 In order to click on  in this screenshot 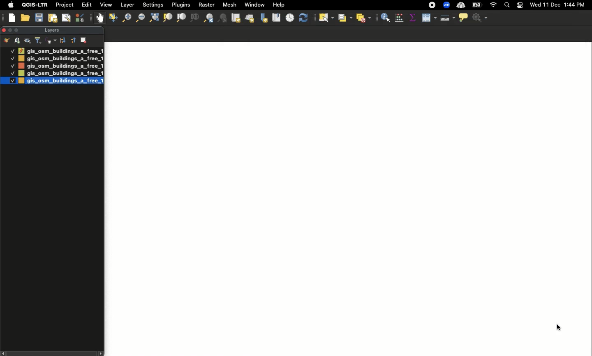, I will do `click(315, 18)`.